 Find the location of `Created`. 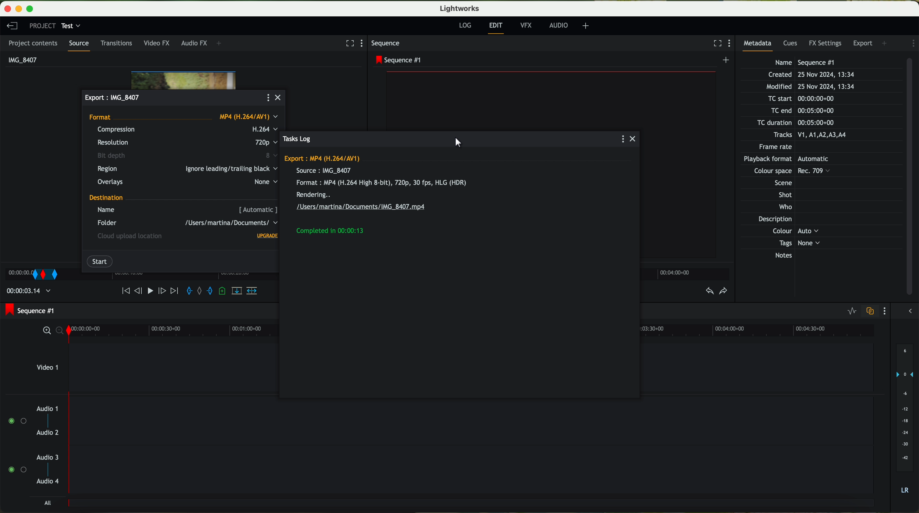

Created is located at coordinates (811, 75).